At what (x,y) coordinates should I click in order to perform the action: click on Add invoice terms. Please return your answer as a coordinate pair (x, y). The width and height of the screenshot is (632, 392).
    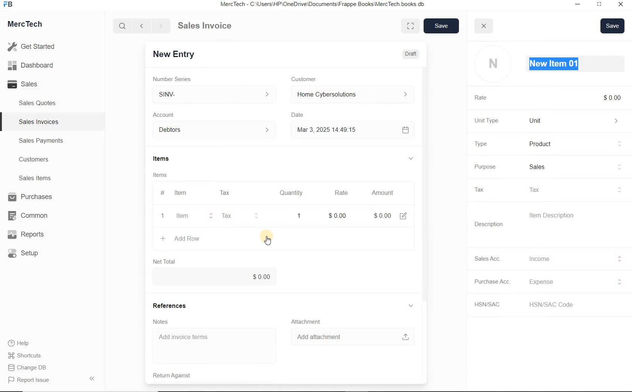
    Looking at the image, I should click on (214, 346).